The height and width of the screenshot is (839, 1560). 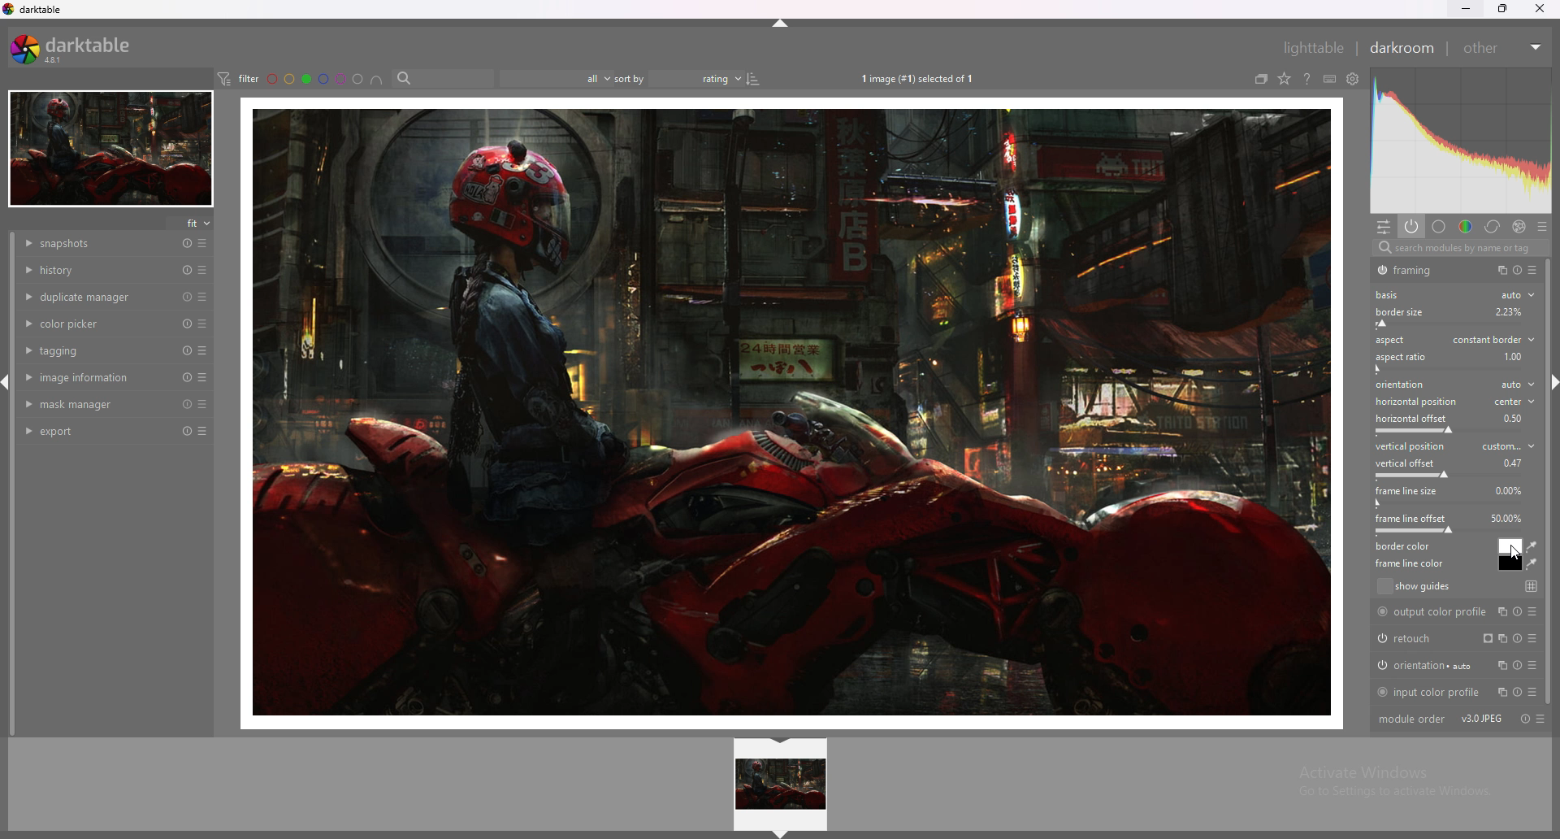 What do you see at coordinates (1448, 504) in the screenshot?
I see `frame line size bar` at bounding box center [1448, 504].